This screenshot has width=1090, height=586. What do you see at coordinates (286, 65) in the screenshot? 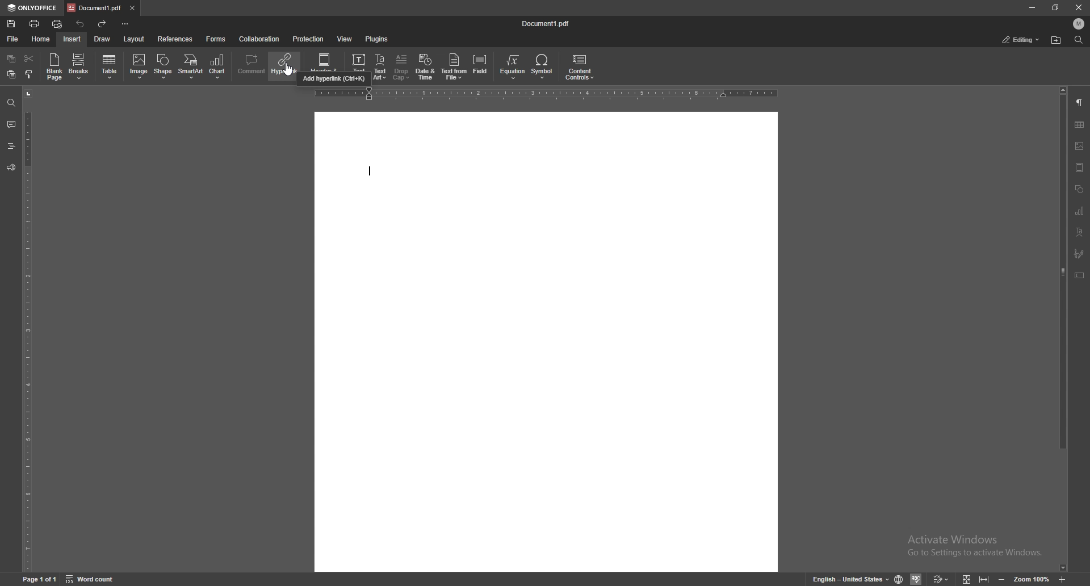
I see `hyperlink` at bounding box center [286, 65].